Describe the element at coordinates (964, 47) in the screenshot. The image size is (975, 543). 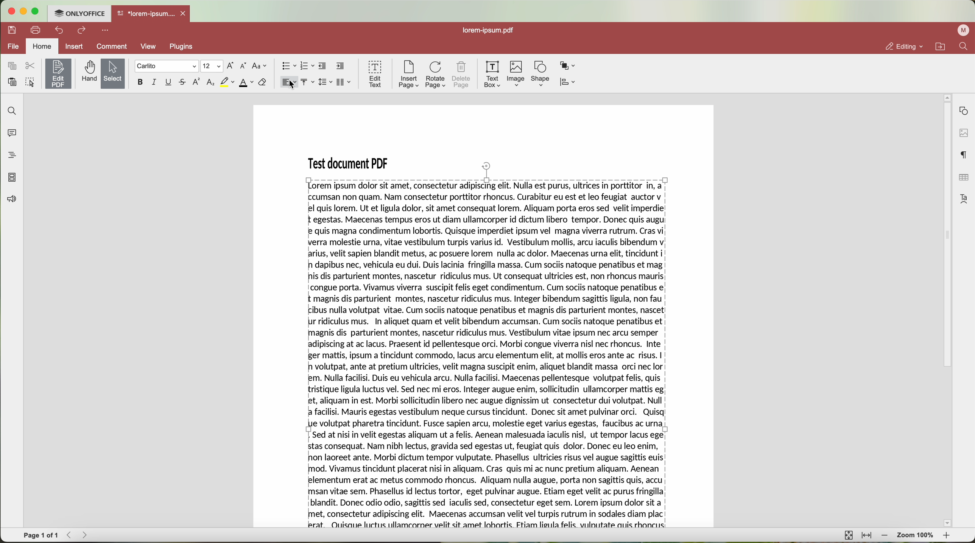
I see `find` at that location.